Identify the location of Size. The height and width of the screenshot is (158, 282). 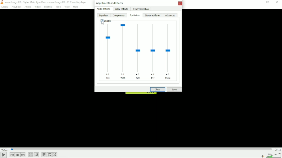
(108, 52).